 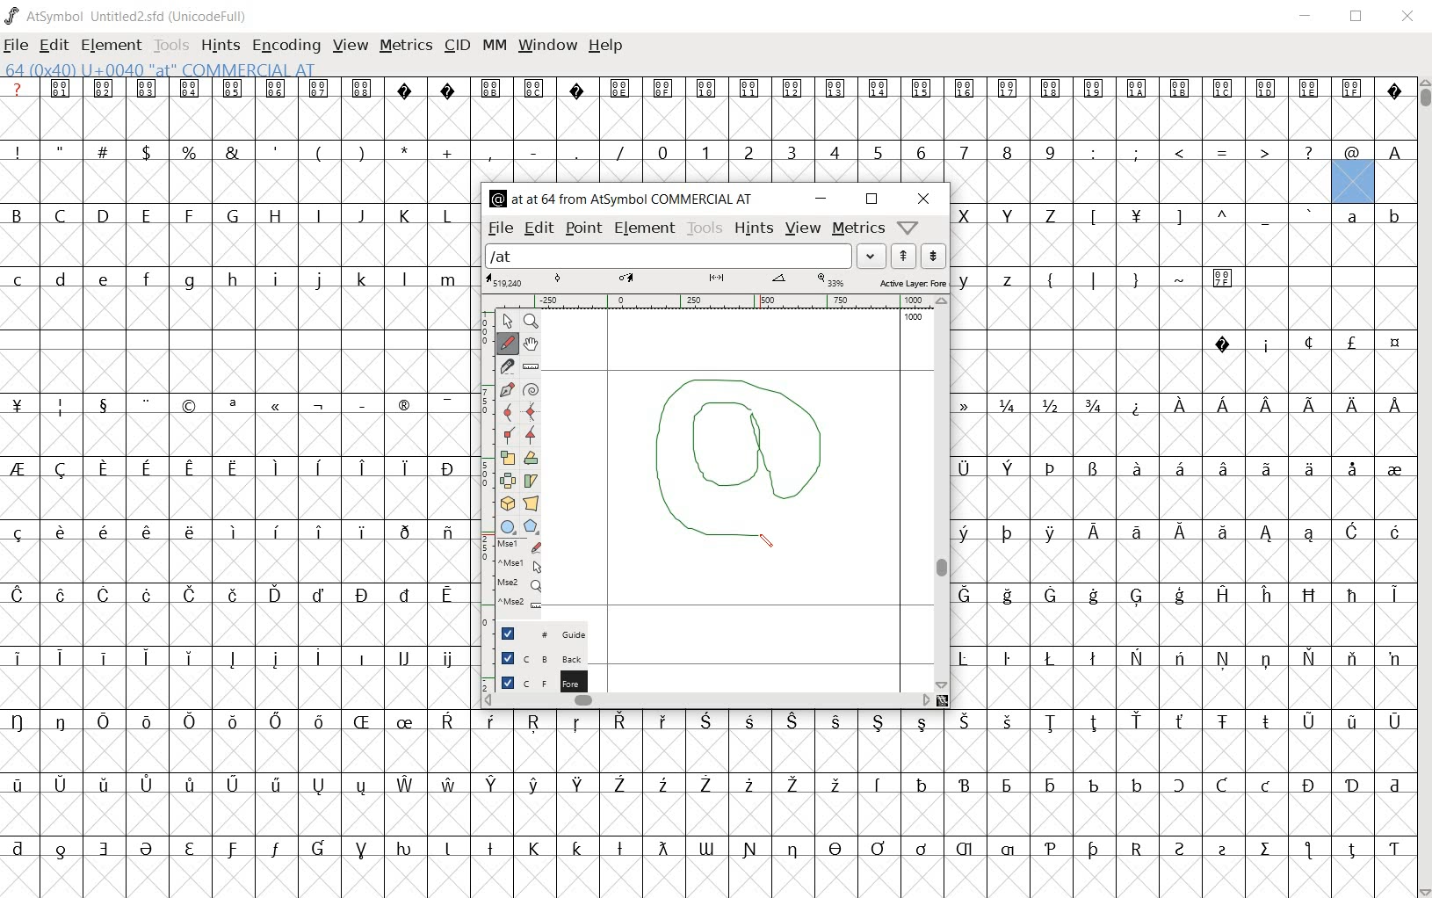 I want to click on point, so click(x=584, y=229).